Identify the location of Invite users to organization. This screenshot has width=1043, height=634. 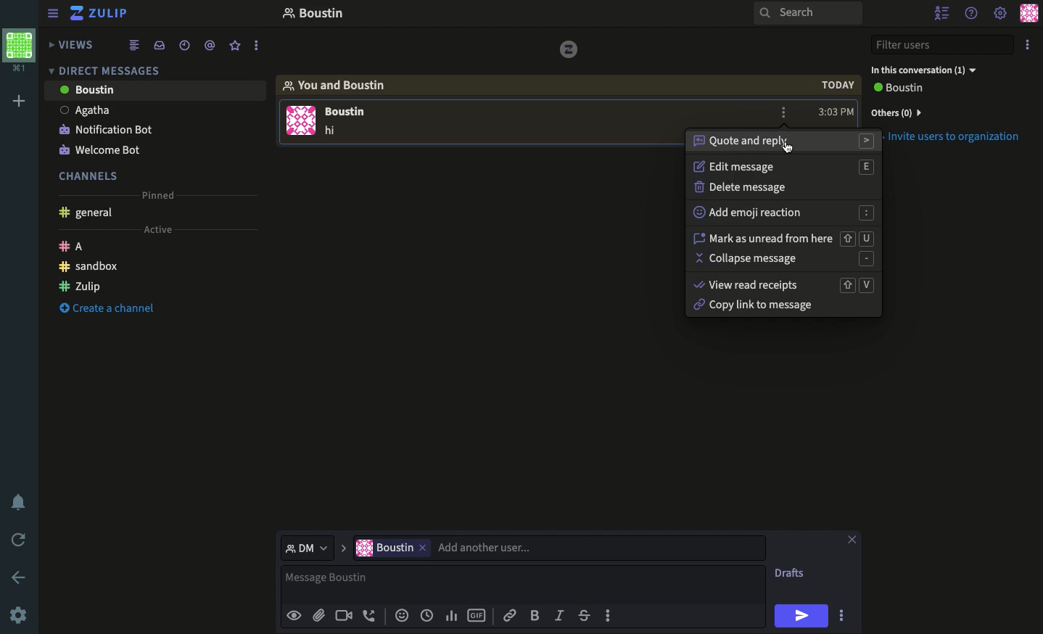
(952, 138).